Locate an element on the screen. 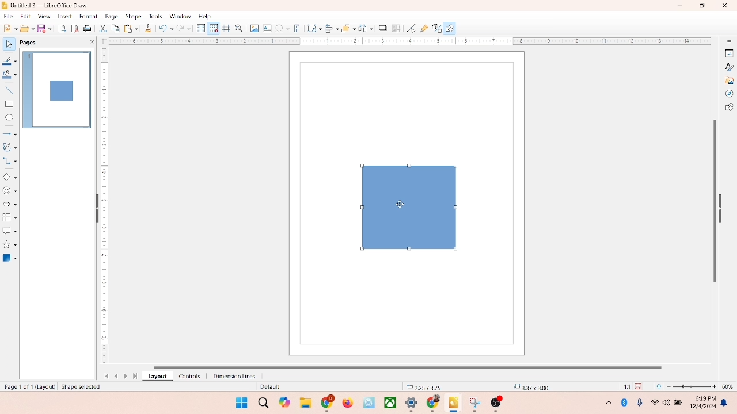 This screenshot has width=737, height=414. draw function is located at coordinates (451, 28).